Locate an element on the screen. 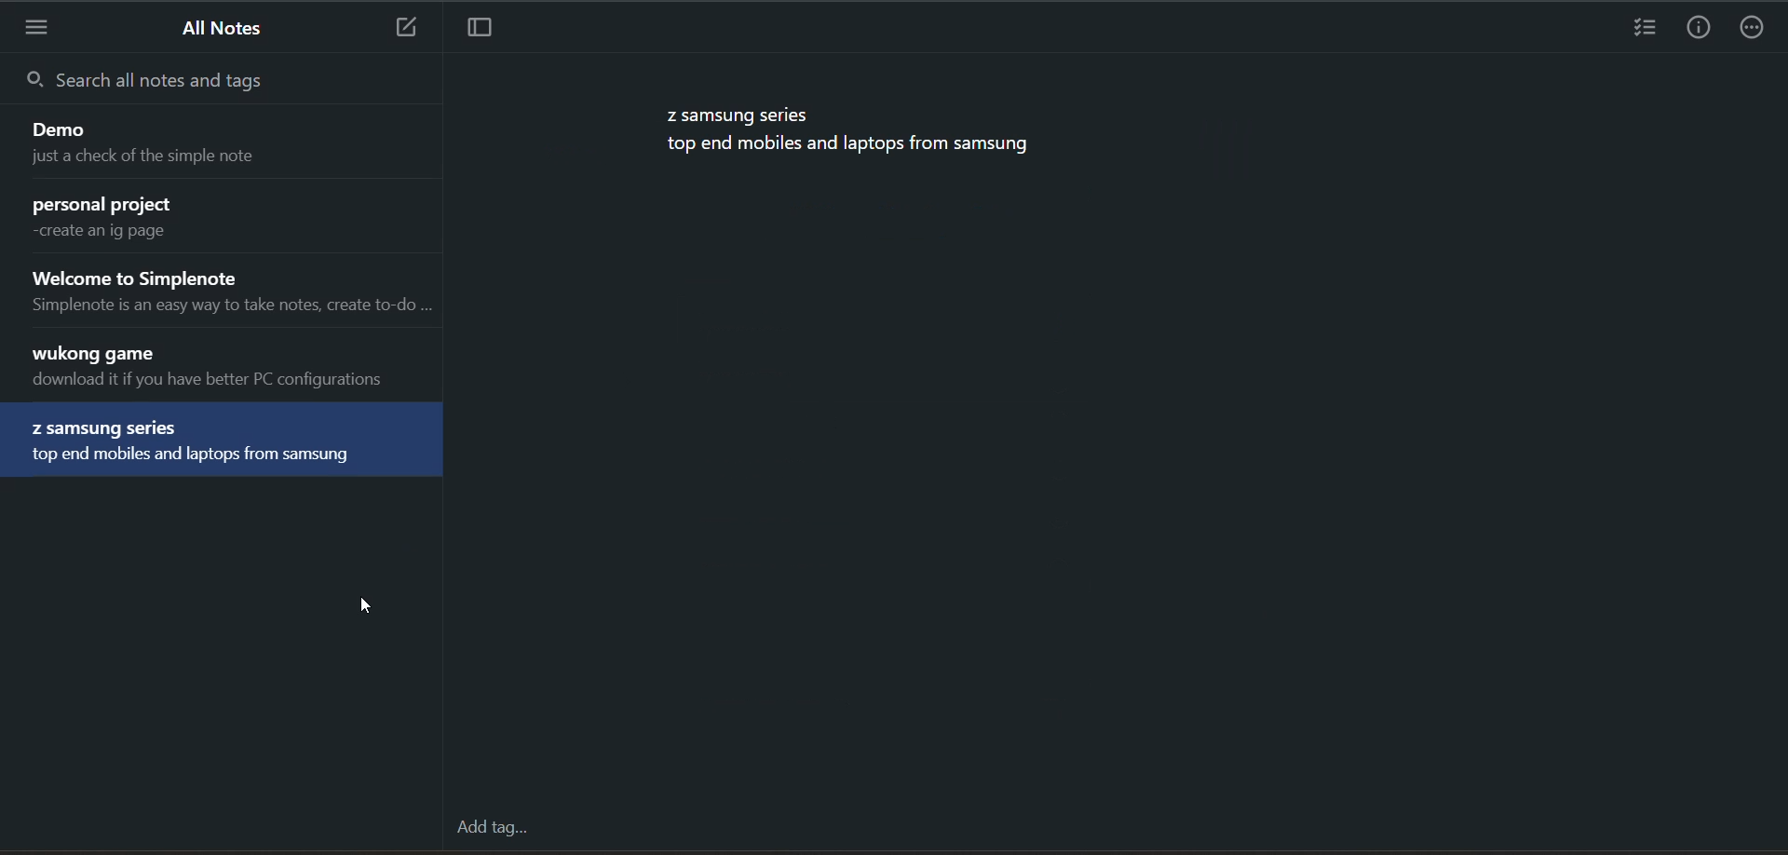 The height and width of the screenshot is (855, 1788). cursor is located at coordinates (364, 606).